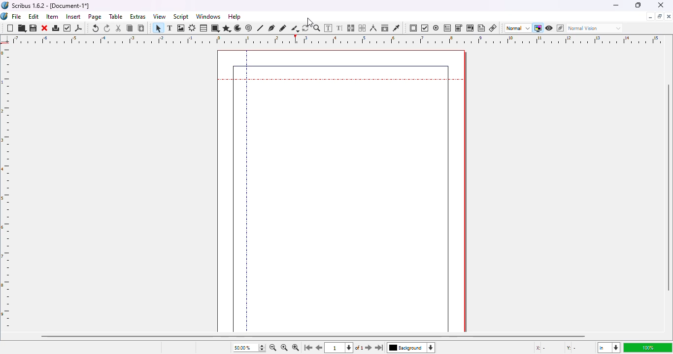  Describe the element at coordinates (53, 17) in the screenshot. I see `item` at that location.